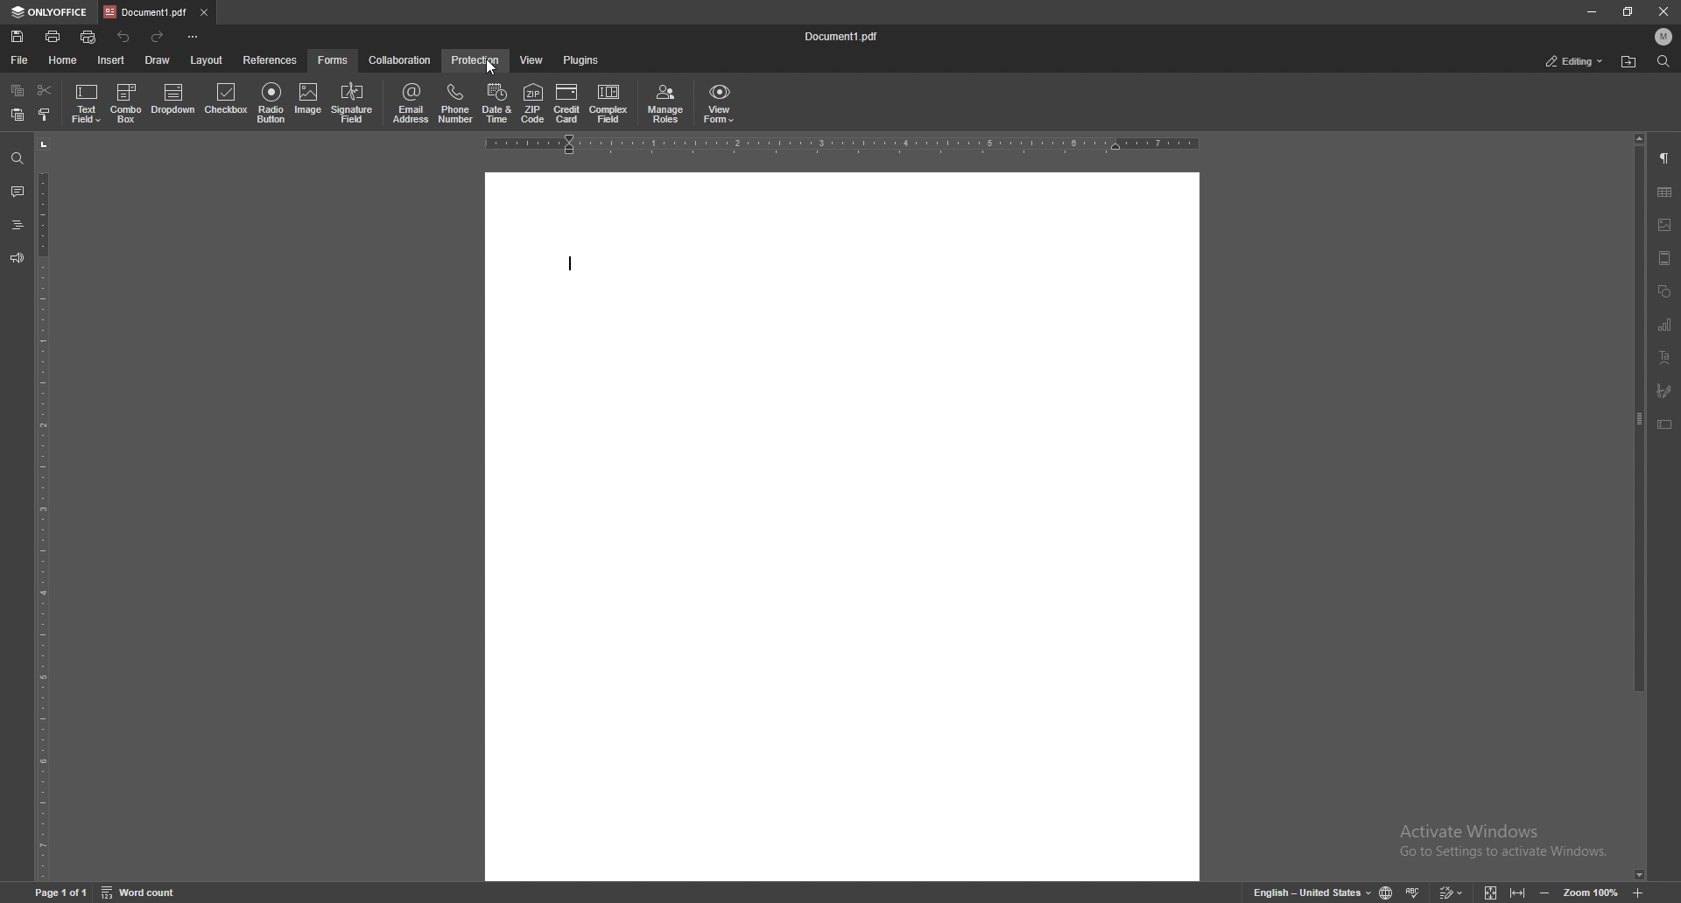  What do you see at coordinates (353, 101) in the screenshot?
I see `signature field` at bounding box center [353, 101].